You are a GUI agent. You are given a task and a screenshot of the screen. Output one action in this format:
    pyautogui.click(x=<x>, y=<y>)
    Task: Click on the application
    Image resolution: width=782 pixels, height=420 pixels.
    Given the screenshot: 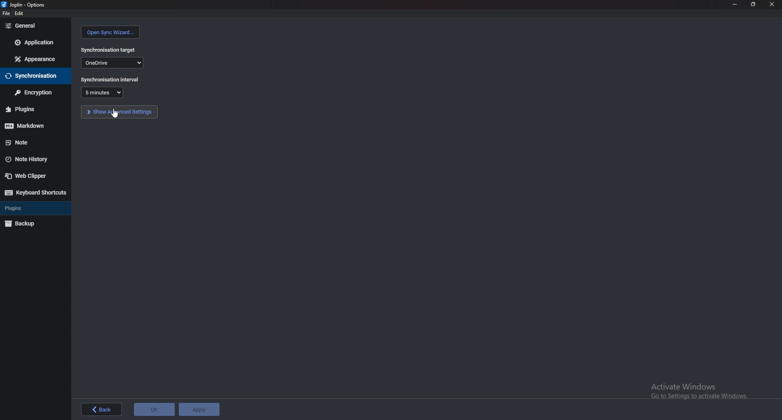 What is the action you would take?
    pyautogui.click(x=36, y=42)
    